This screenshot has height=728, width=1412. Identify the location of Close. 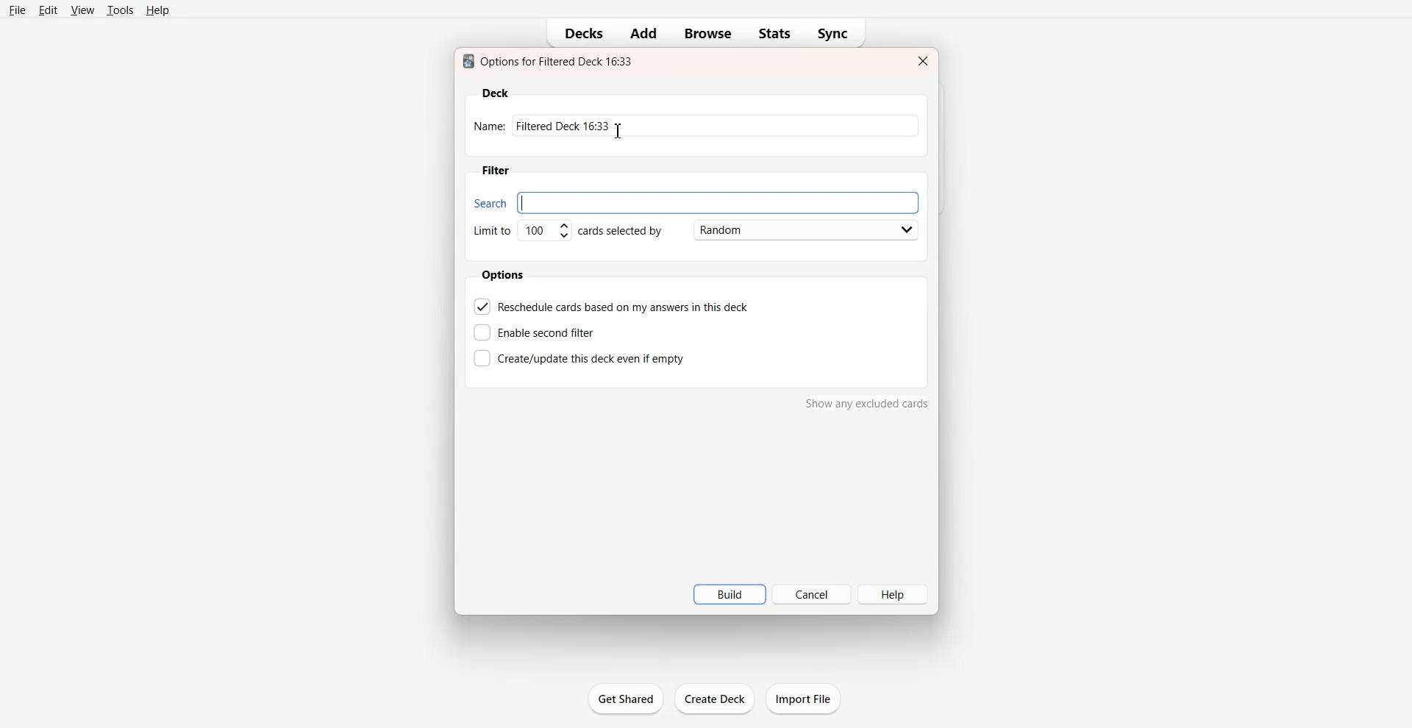
(921, 61).